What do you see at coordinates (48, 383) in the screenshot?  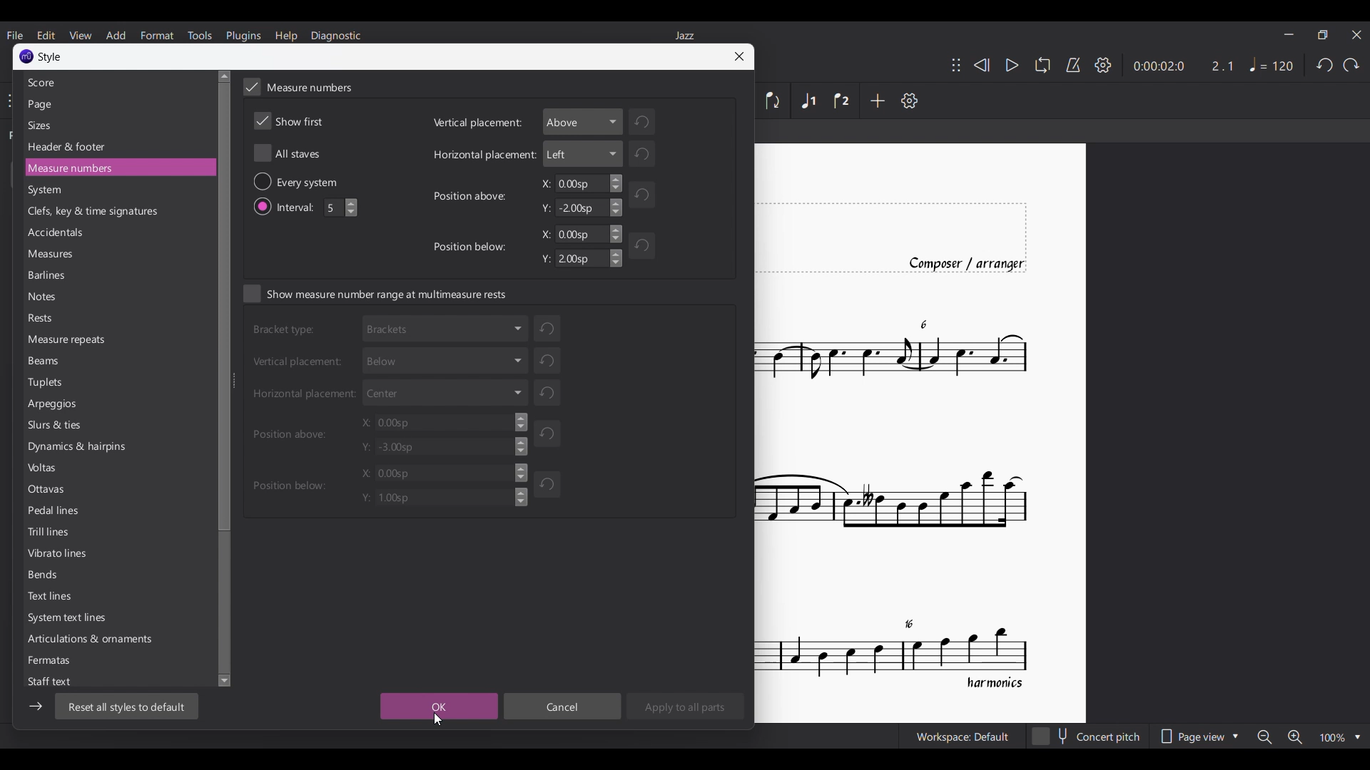 I see `Triplets` at bounding box center [48, 383].